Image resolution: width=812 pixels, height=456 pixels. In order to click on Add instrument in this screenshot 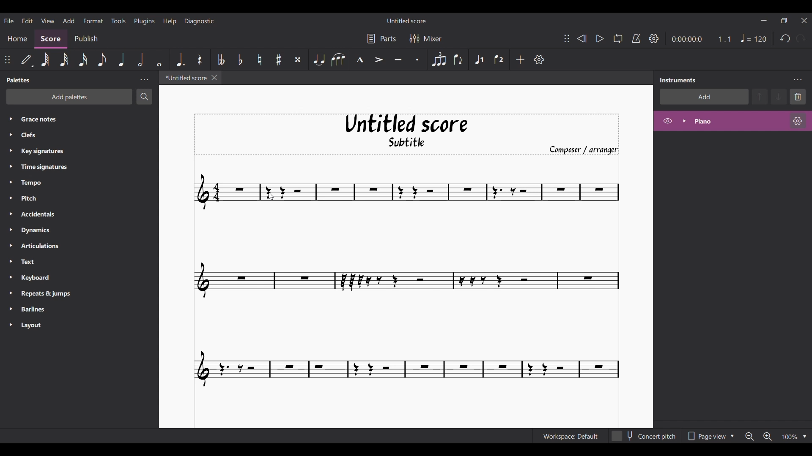, I will do `click(705, 97)`.